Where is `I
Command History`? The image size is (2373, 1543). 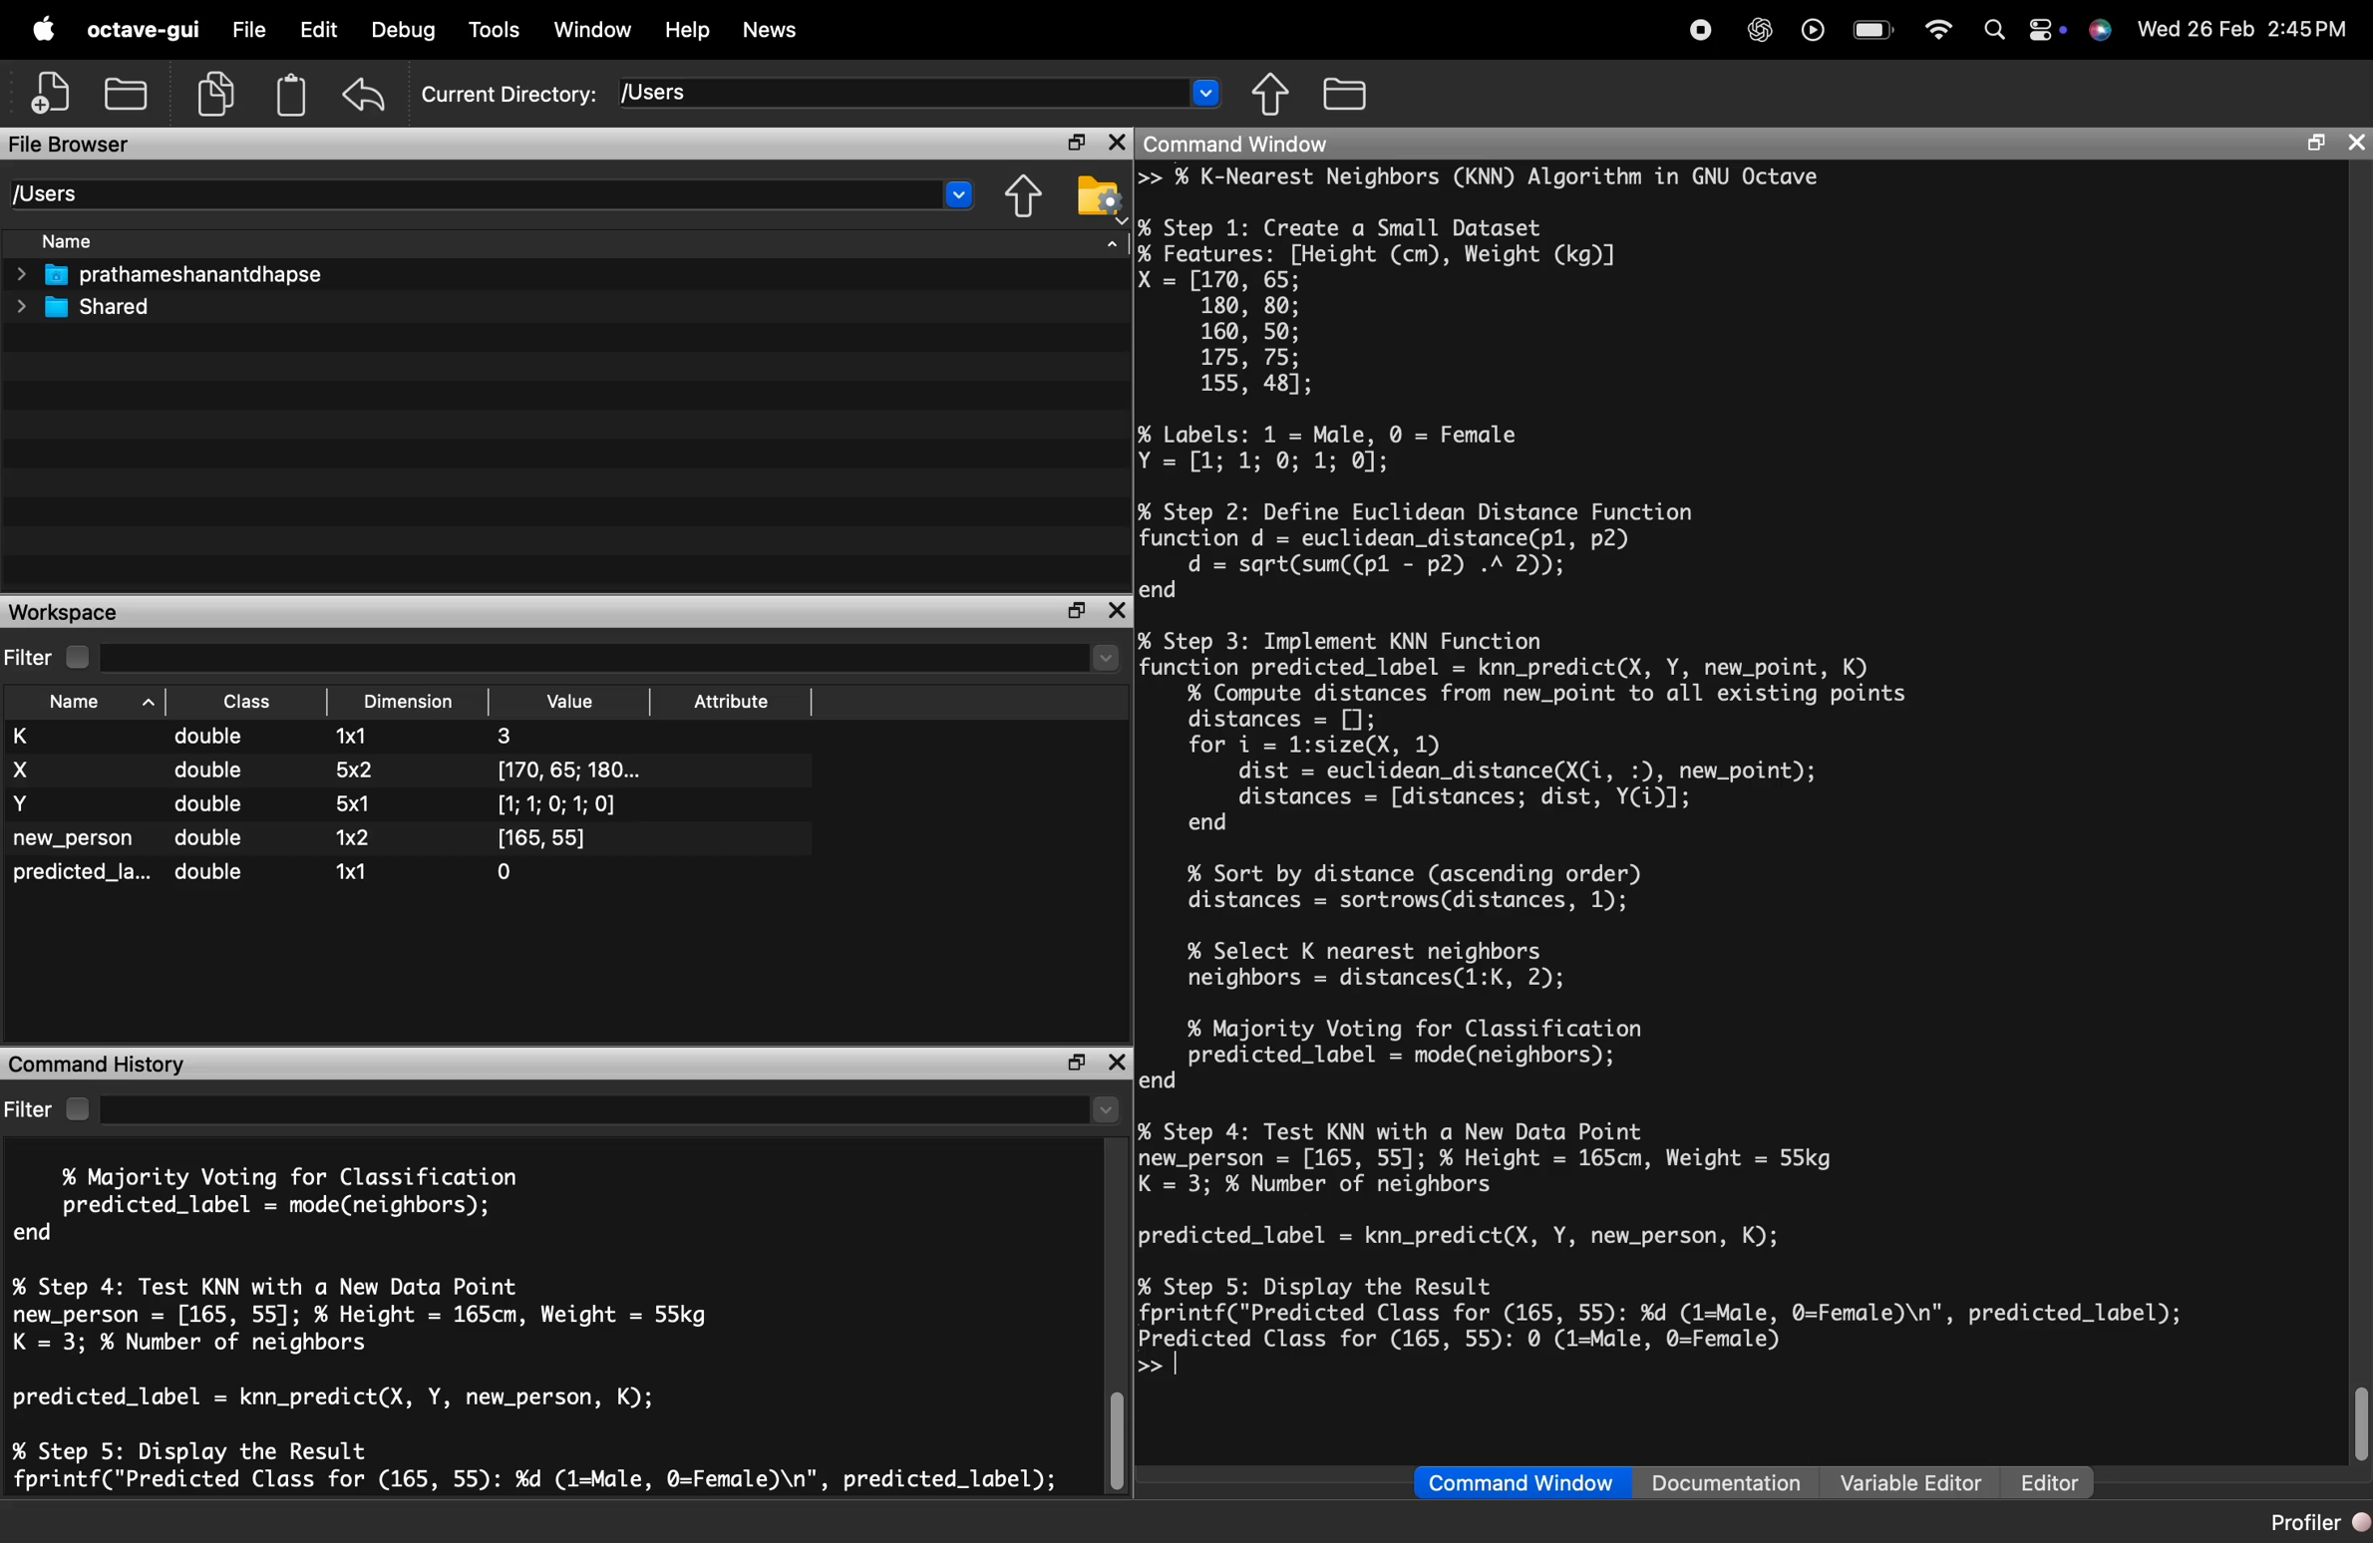
I
Command History is located at coordinates (110, 1060).